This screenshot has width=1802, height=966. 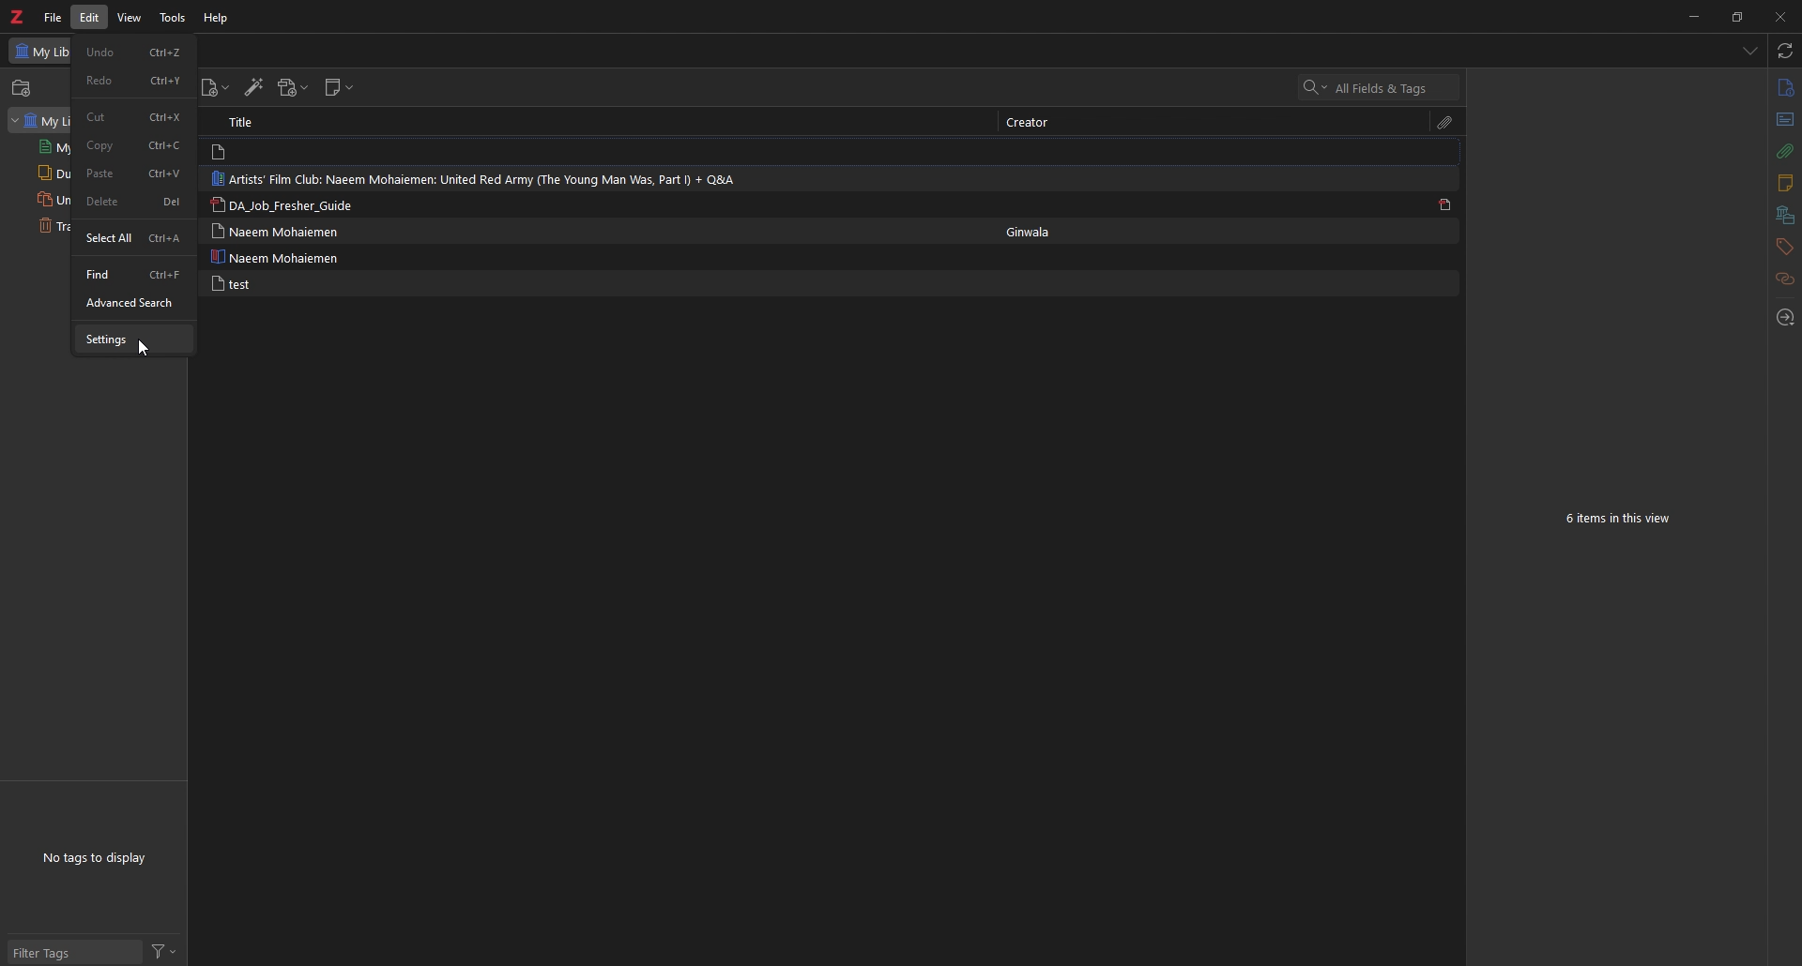 What do you see at coordinates (53, 17) in the screenshot?
I see `file` at bounding box center [53, 17].